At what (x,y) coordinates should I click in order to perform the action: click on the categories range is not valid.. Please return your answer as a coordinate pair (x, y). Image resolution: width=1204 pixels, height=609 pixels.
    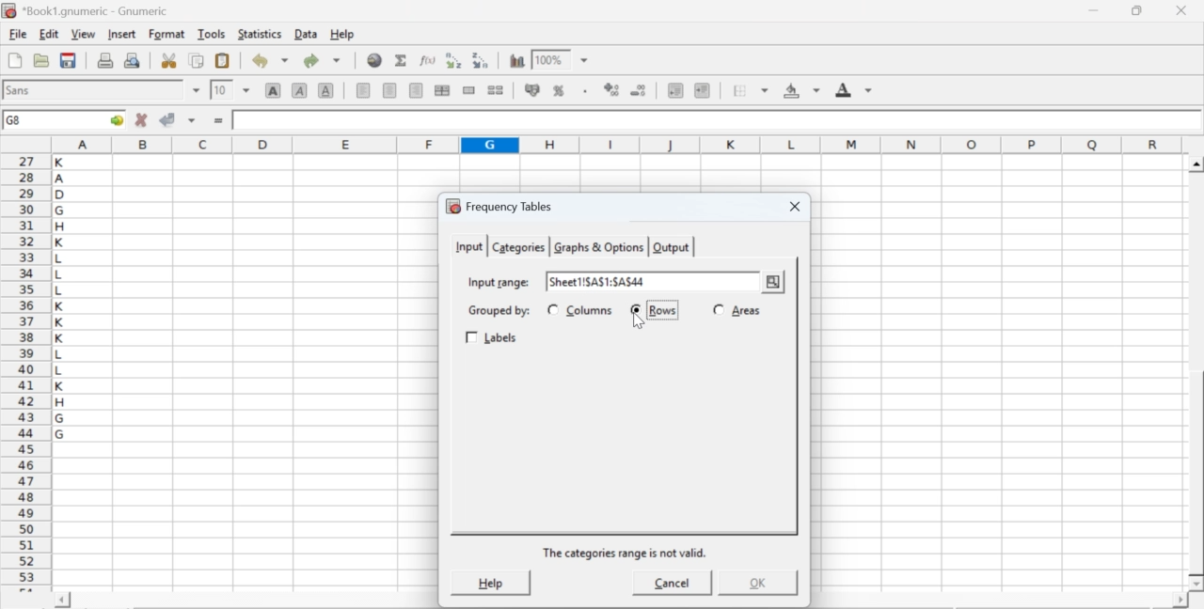
    Looking at the image, I should click on (626, 553).